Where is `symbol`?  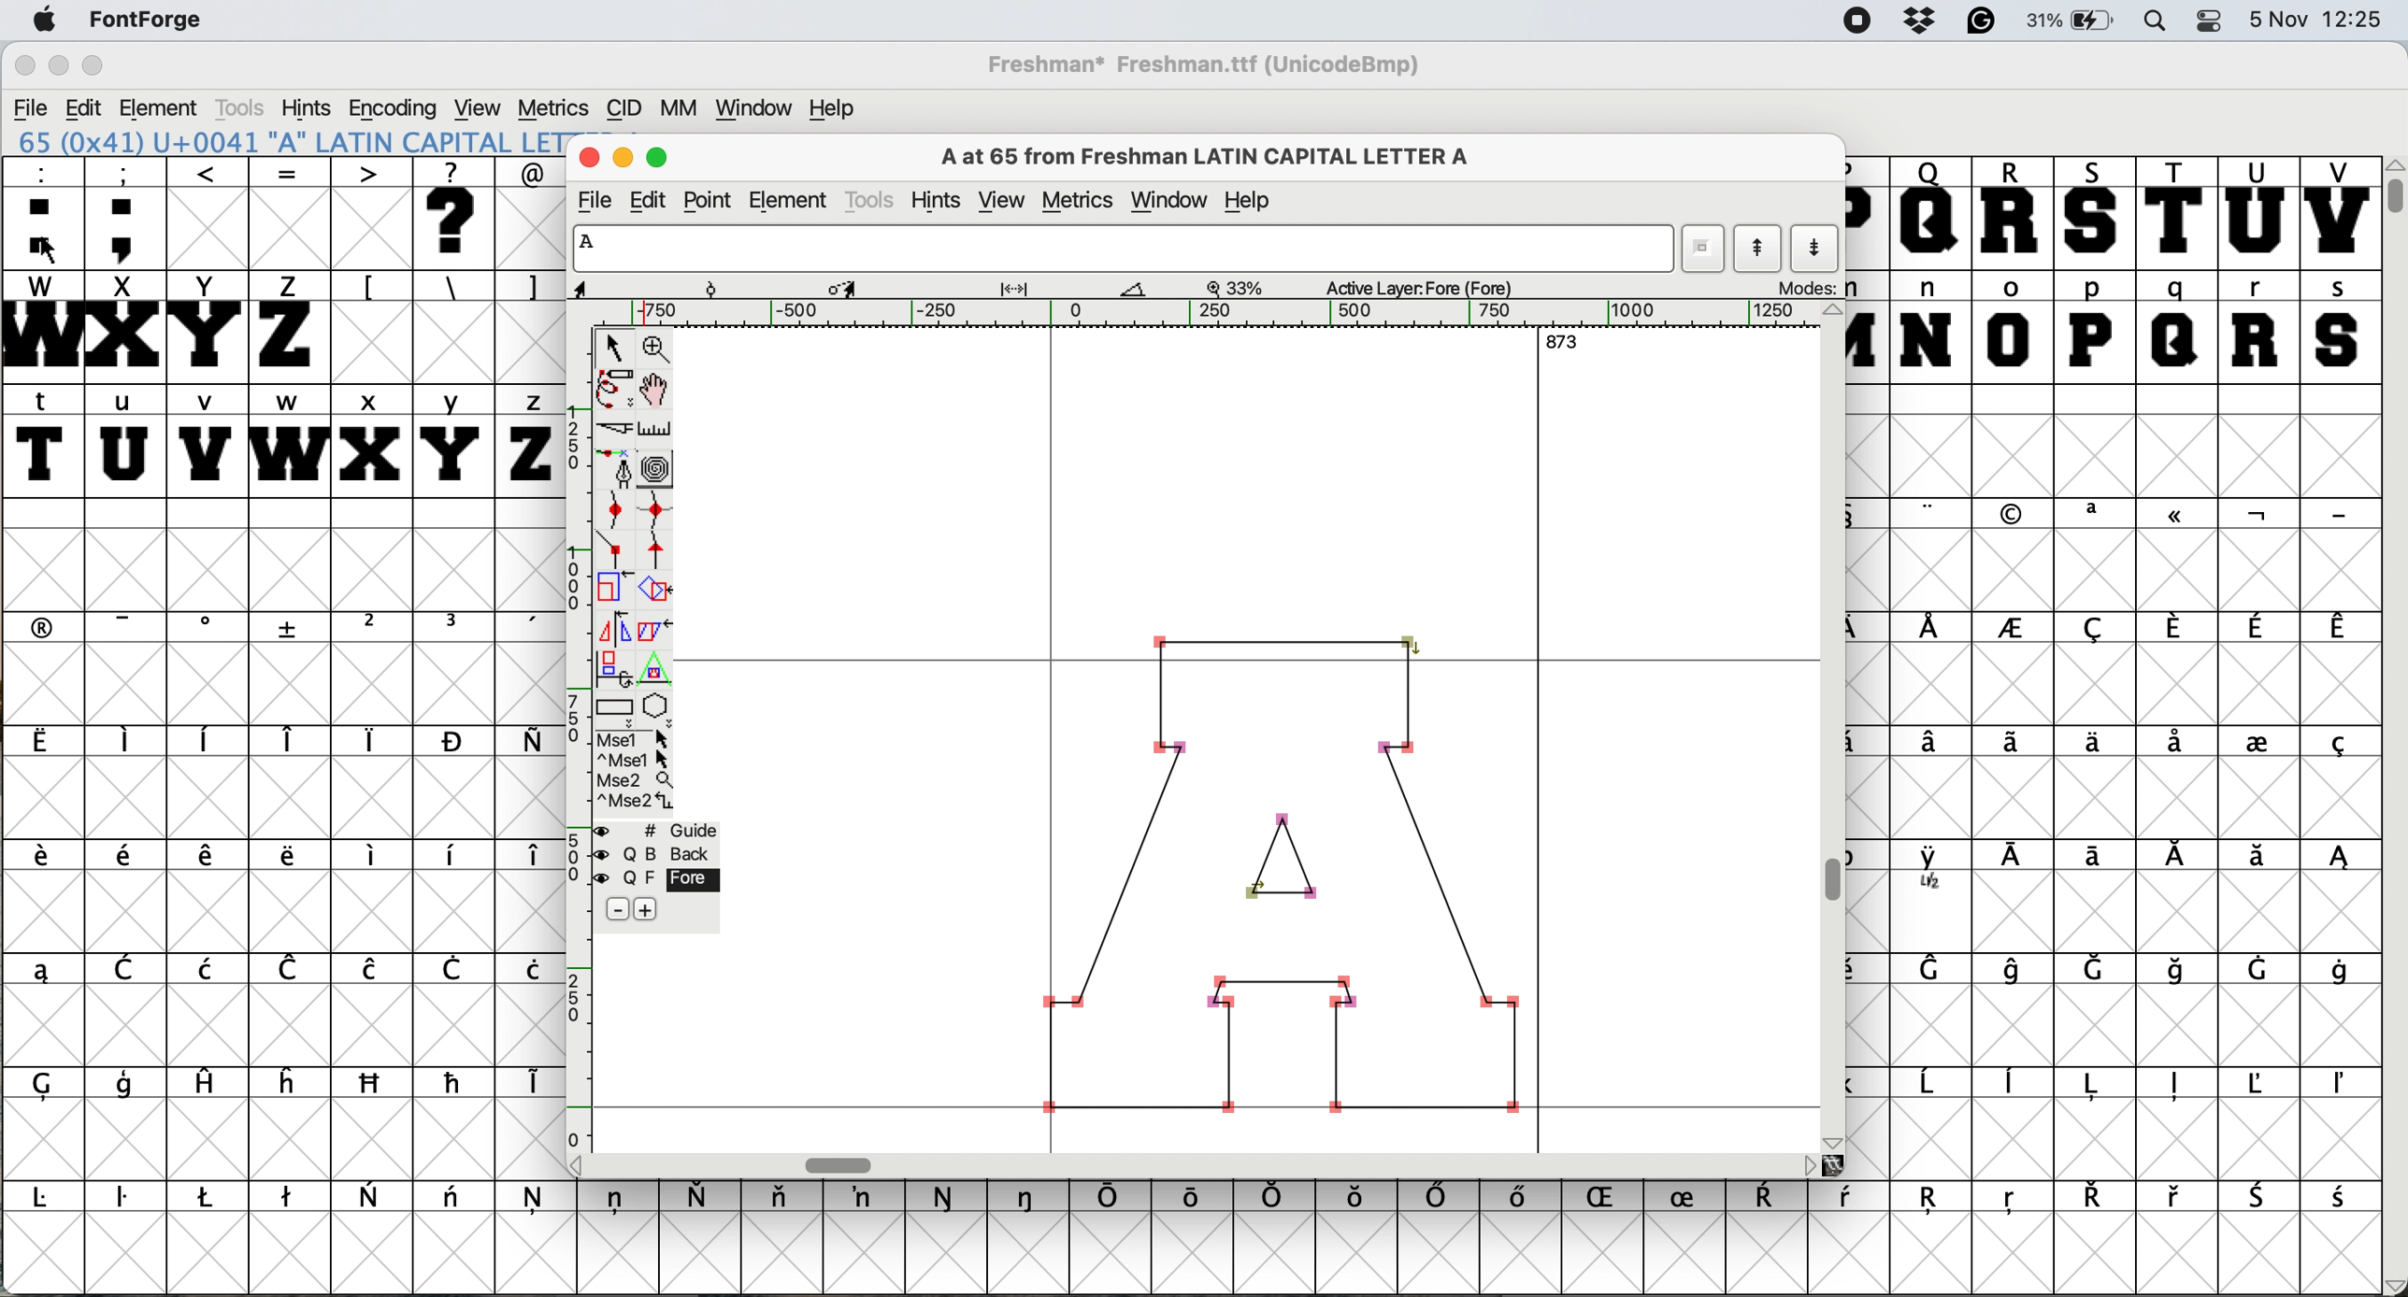 symbol is located at coordinates (784, 1201).